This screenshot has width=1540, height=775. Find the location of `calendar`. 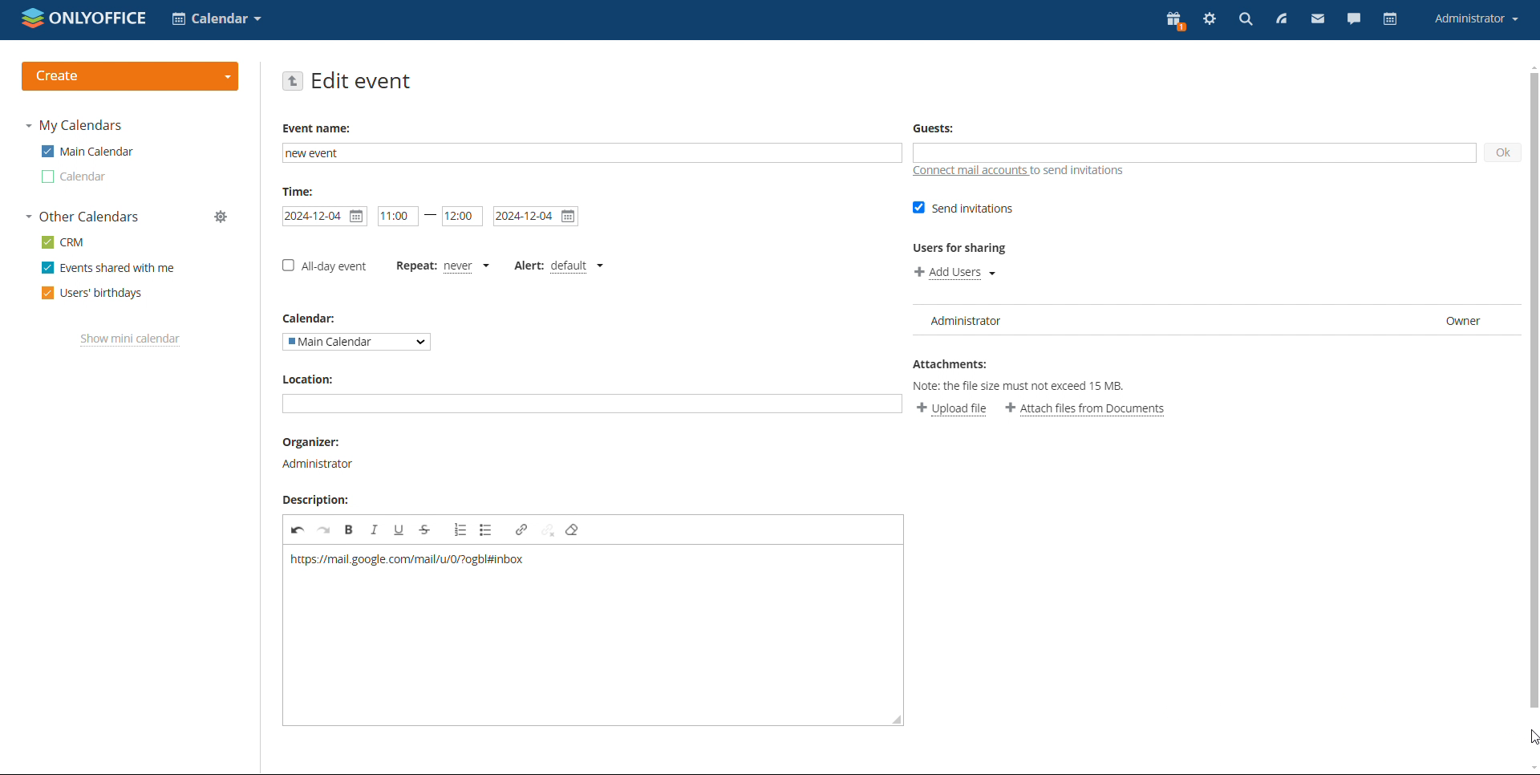

calendar is located at coordinates (73, 177).